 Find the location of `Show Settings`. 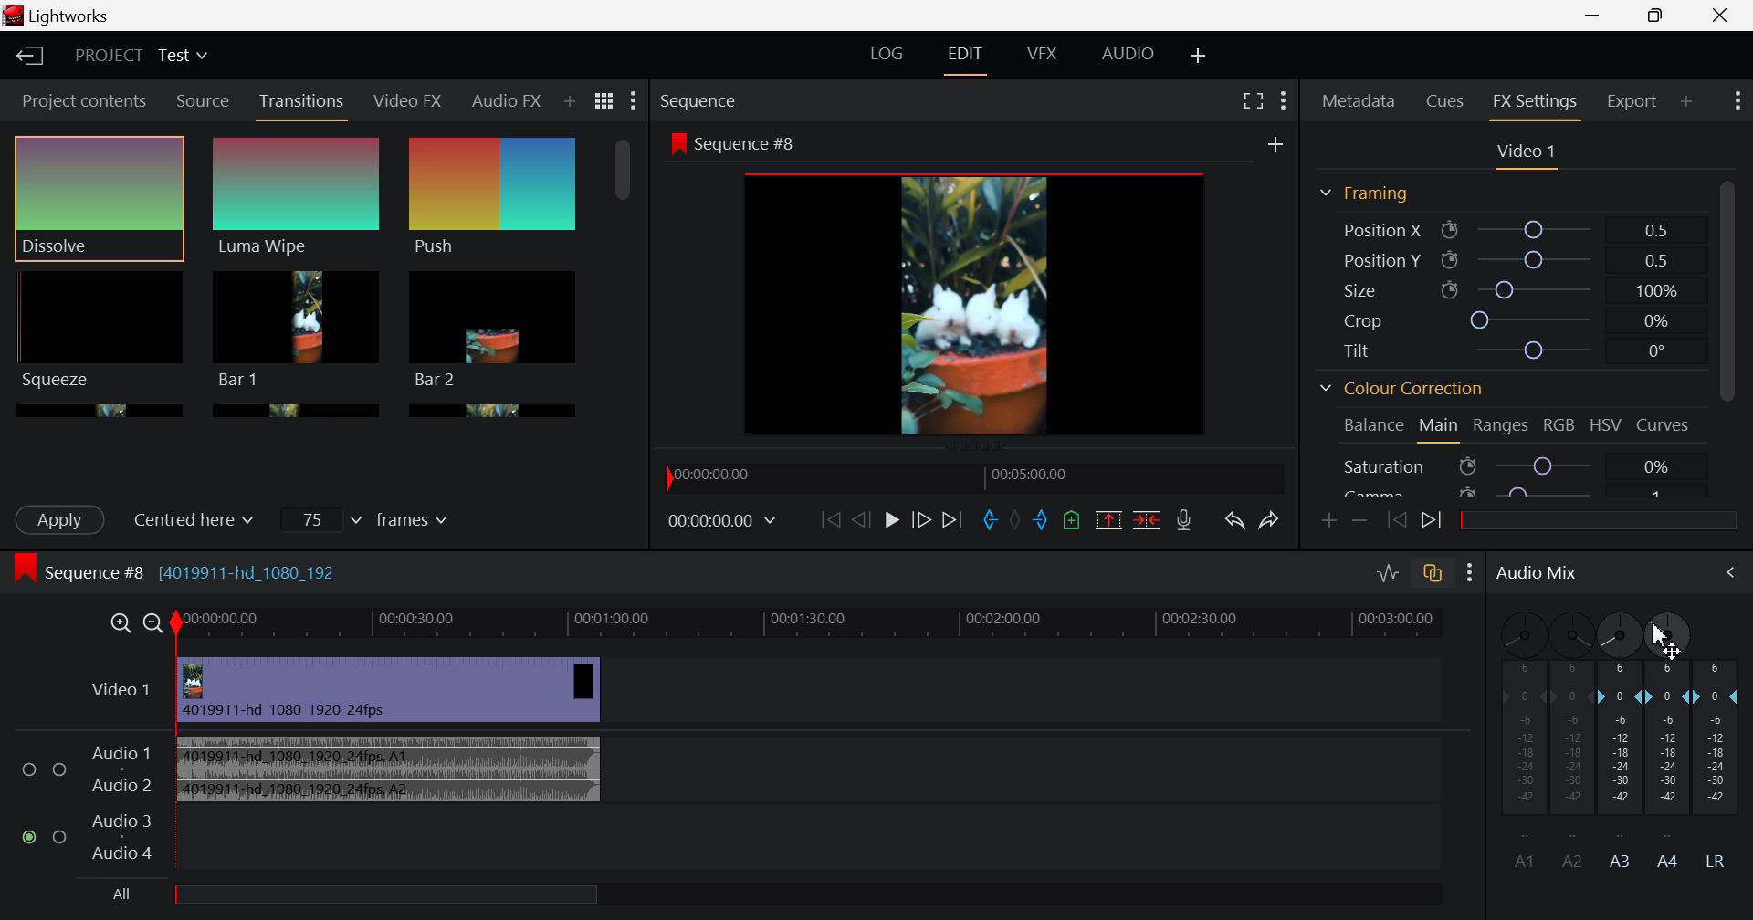

Show Settings is located at coordinates (1470, 575).